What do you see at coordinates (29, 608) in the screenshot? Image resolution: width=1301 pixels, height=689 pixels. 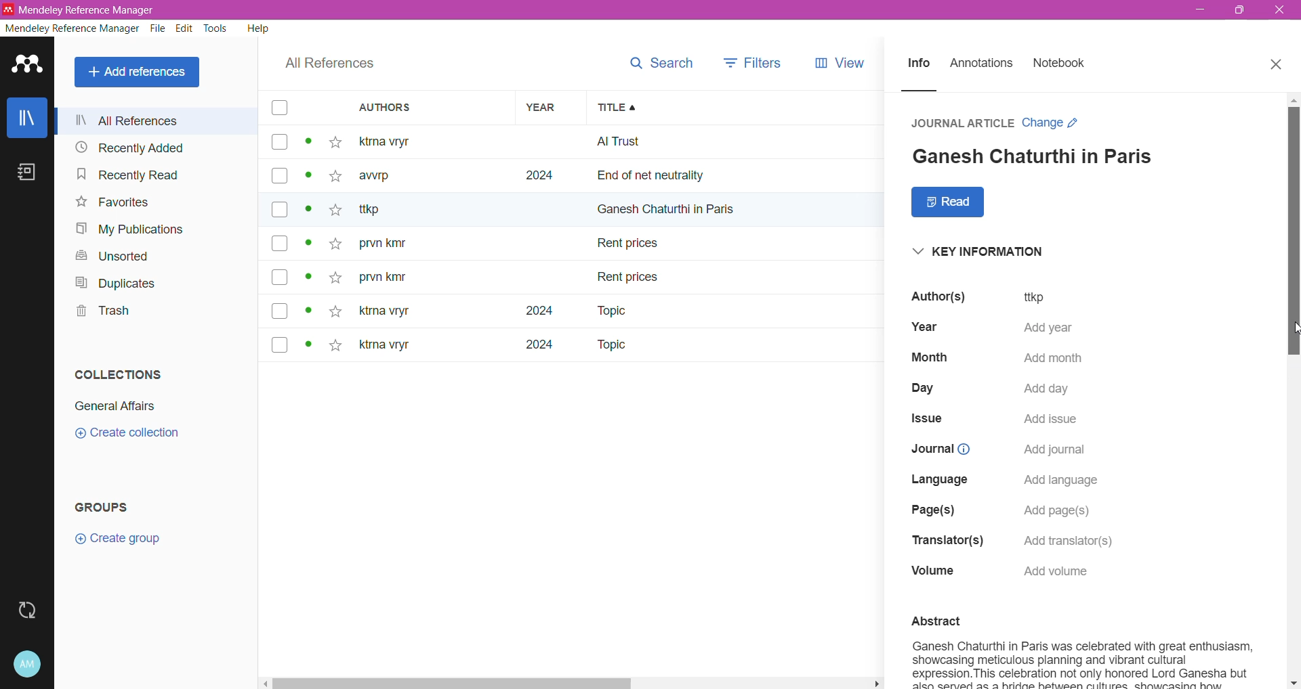 I see `Last Sync` at bounding box center [29, 608].